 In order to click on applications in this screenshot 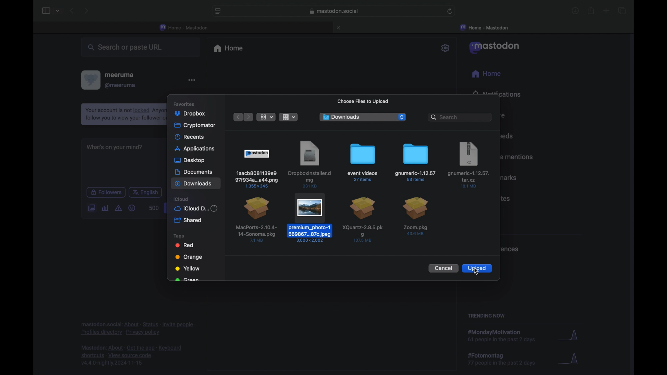, I will do `click(198, 148)`.